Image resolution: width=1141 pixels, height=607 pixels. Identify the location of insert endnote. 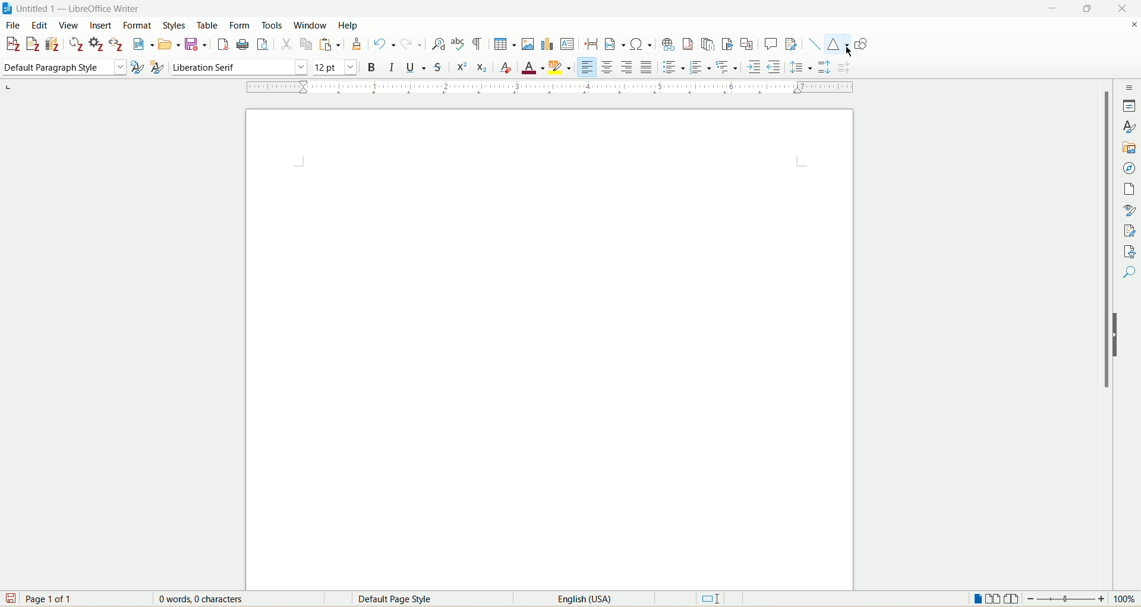
(710, 44).